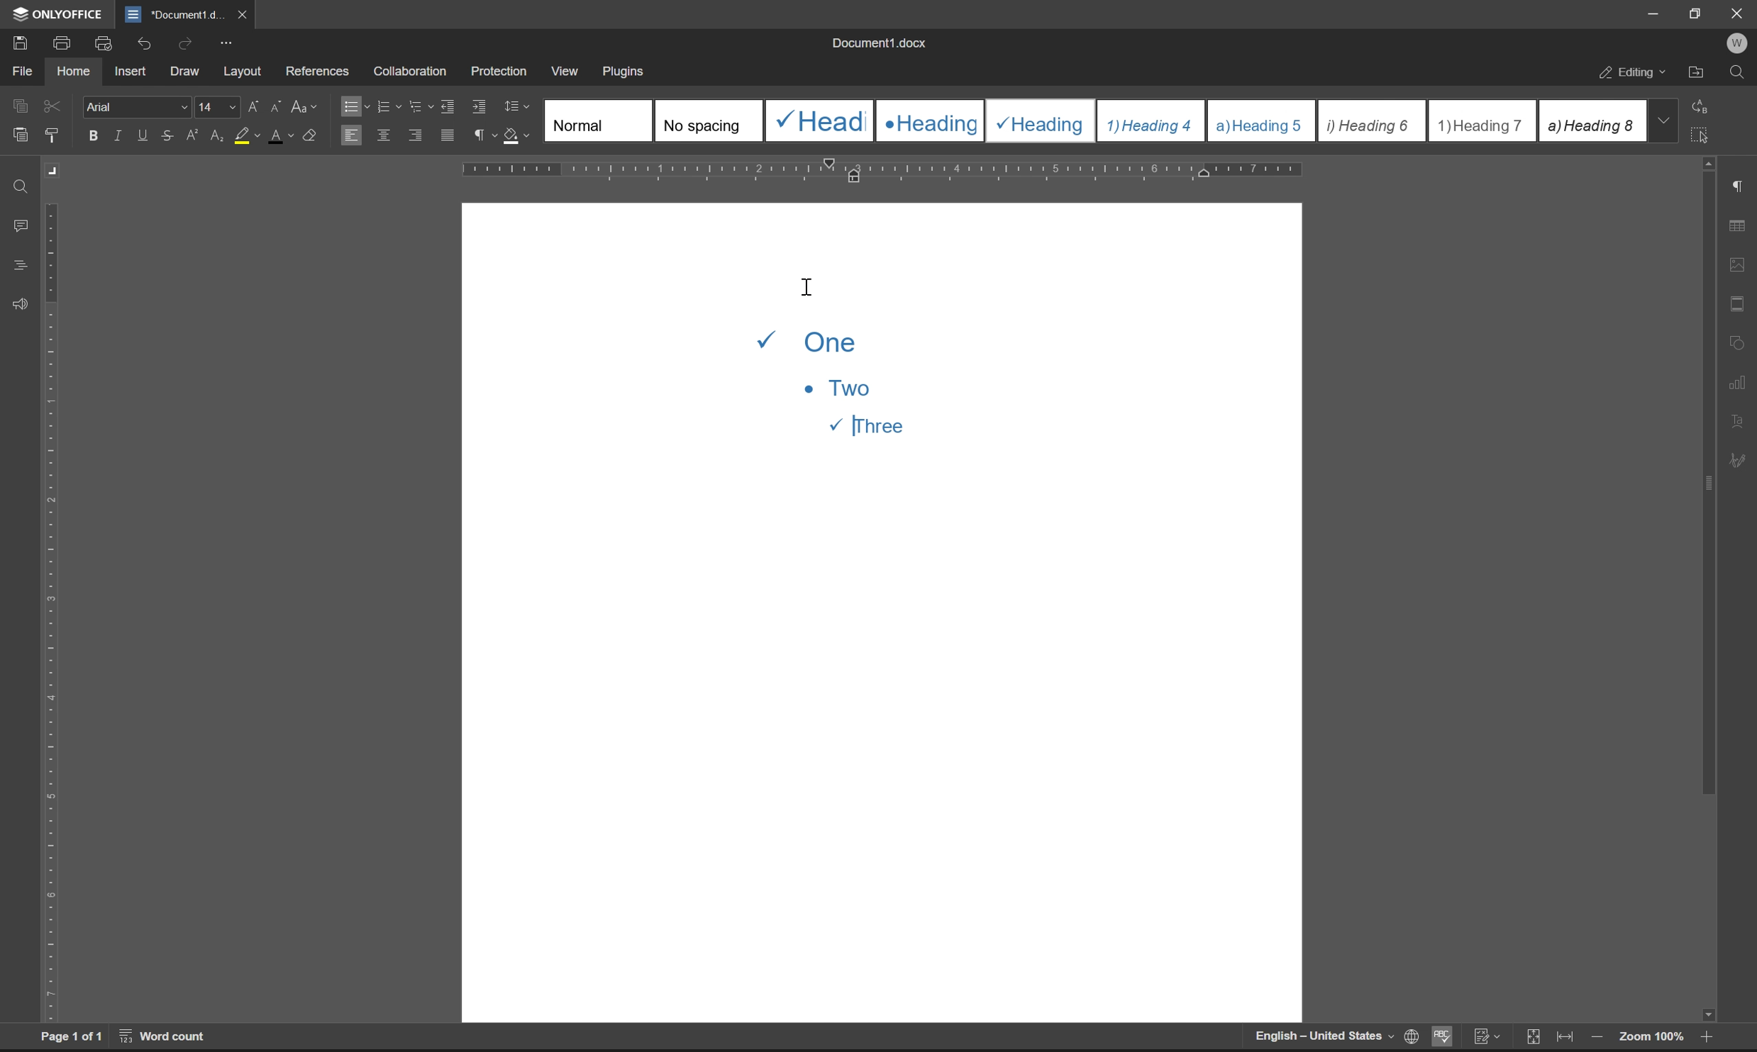 The image size is (1757, 1052). I want to click on background color, so click(246, 137).